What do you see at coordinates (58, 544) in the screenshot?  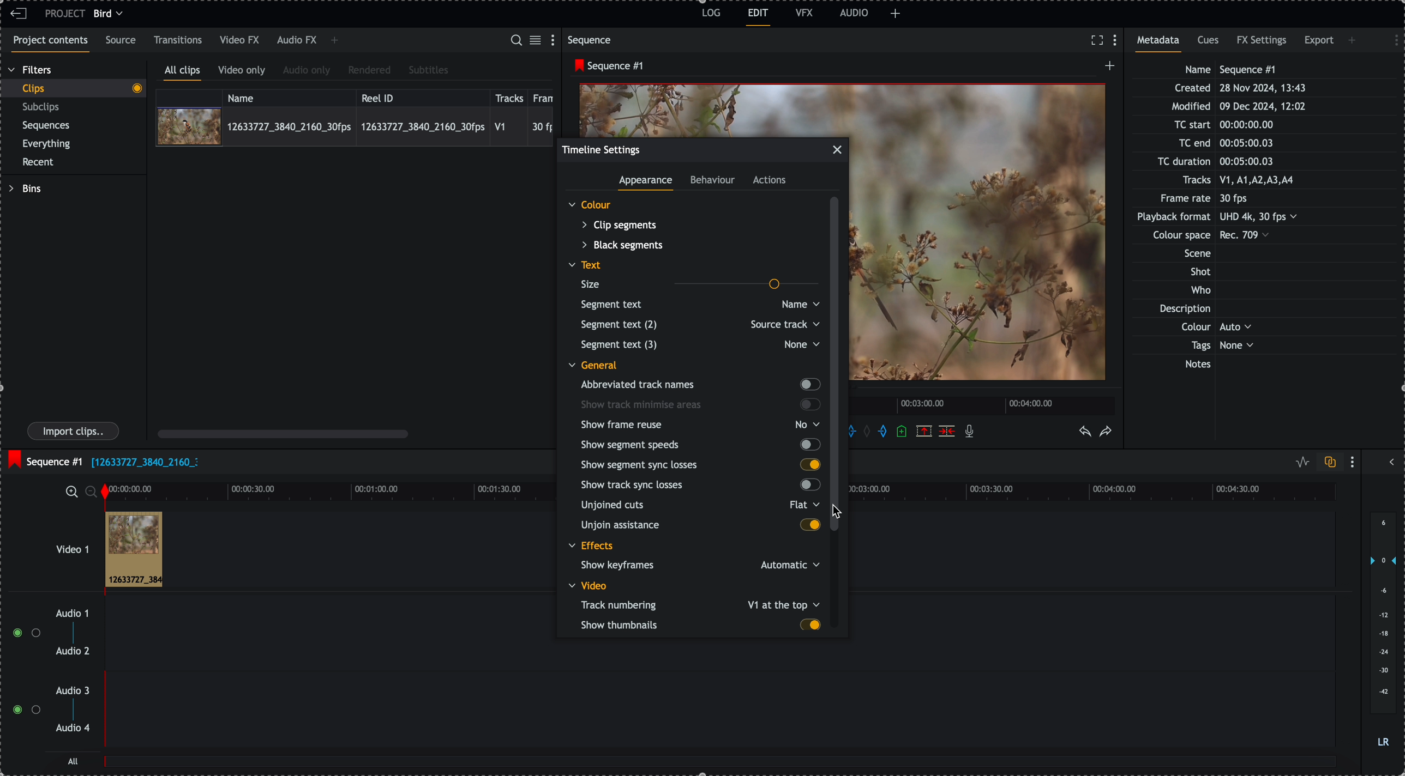 I see `video 1` at bounding box center [58, 544].